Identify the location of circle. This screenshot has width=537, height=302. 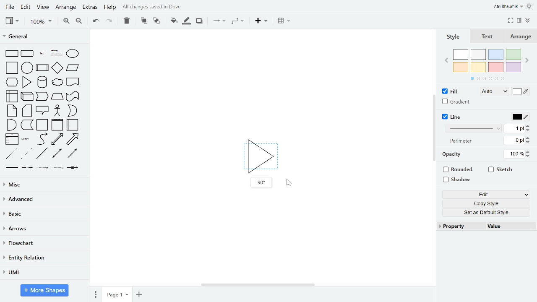
(27, 68).